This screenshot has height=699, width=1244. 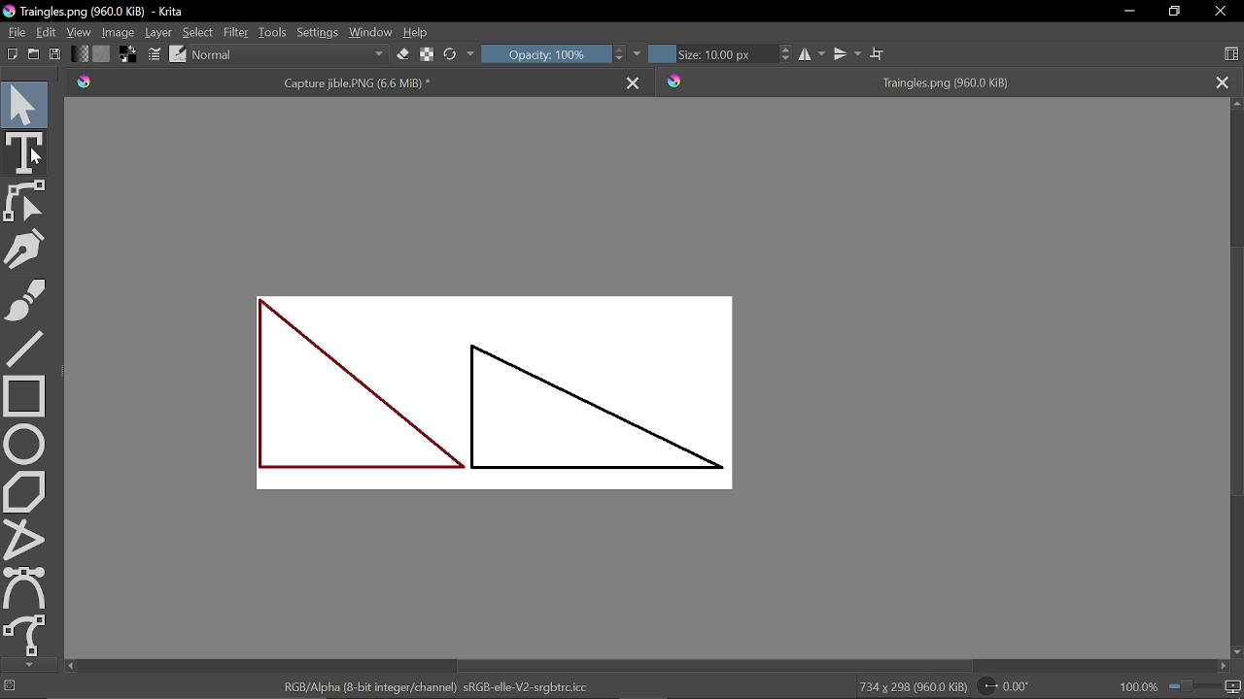 I want to click on Move tool, so click(x=25, y=103).